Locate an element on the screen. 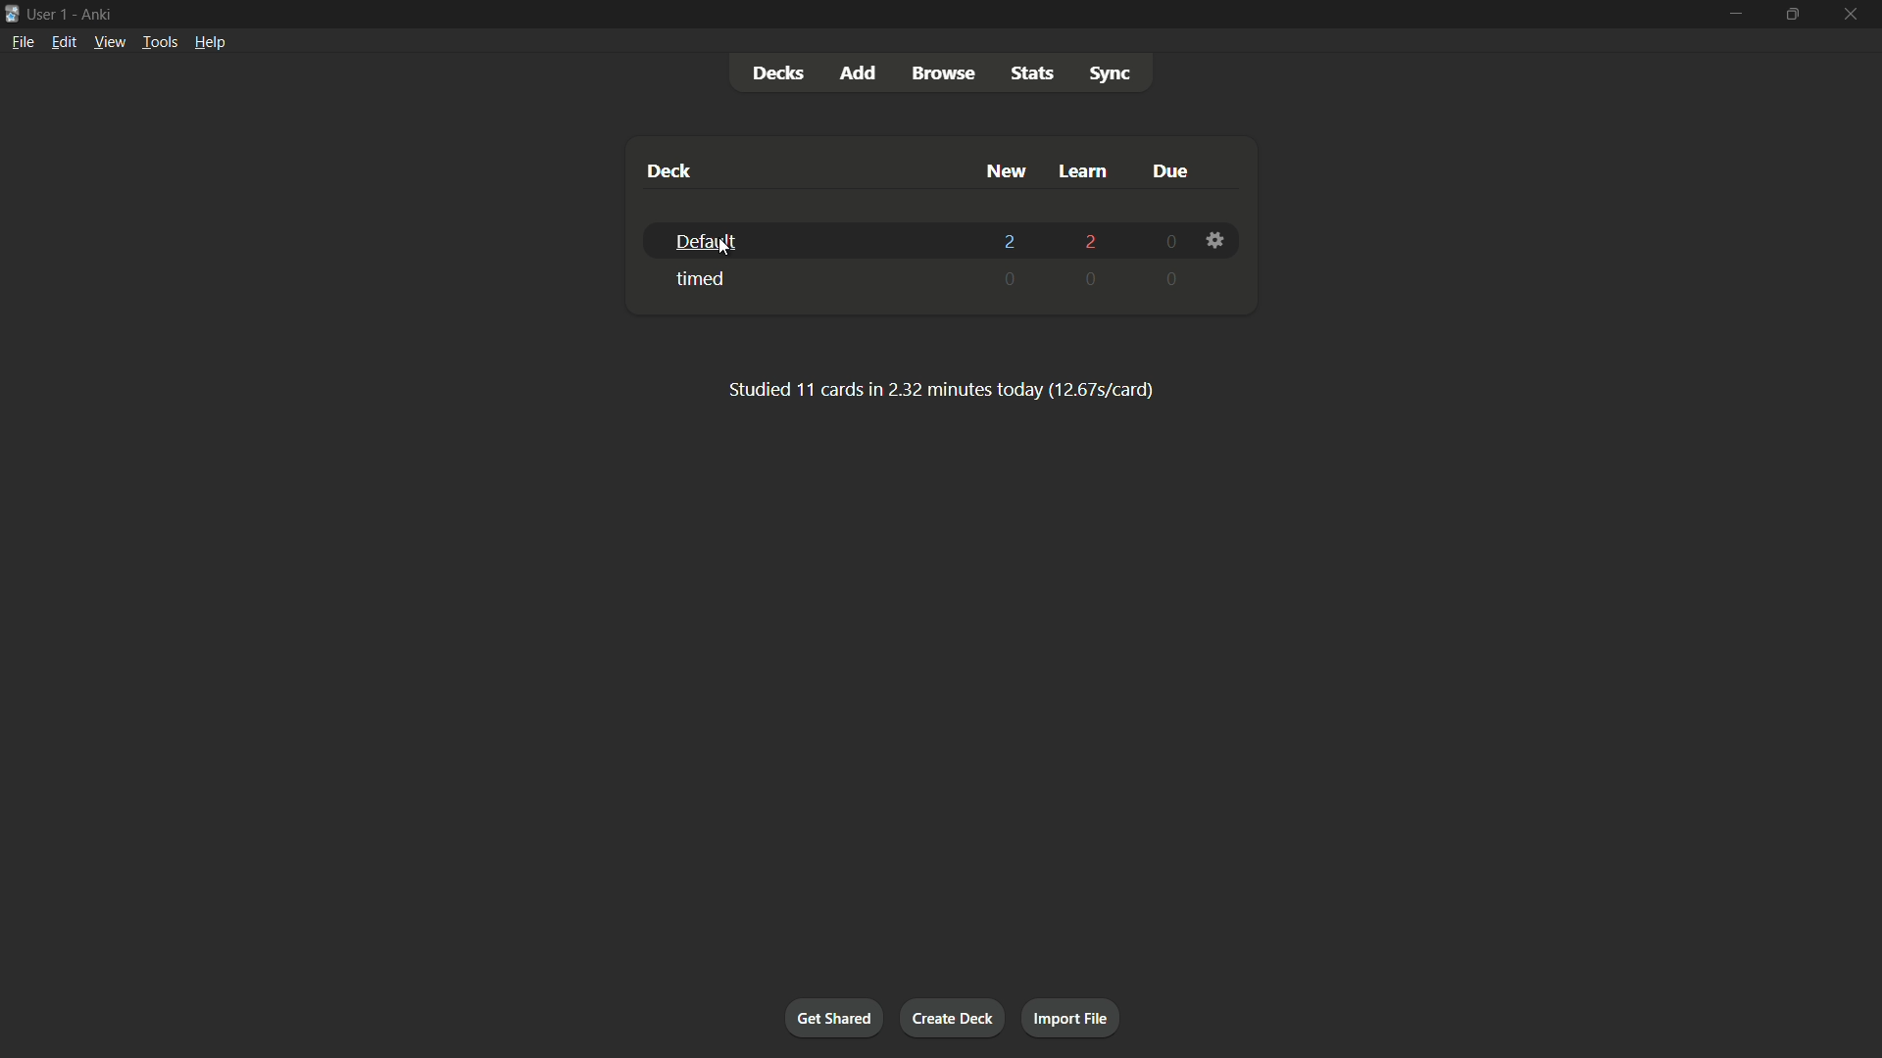 Image resolution: width=1882 pixels, height=1058 pixels. 0 is located at coordinates (1009, 278).